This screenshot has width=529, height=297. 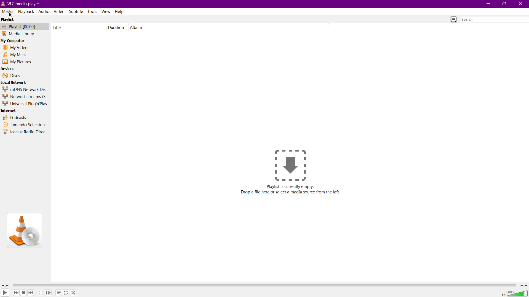 What do you see at coordinates (12, 76) in the screenshot?
I see `Discs` at bounding box center [12, 76].